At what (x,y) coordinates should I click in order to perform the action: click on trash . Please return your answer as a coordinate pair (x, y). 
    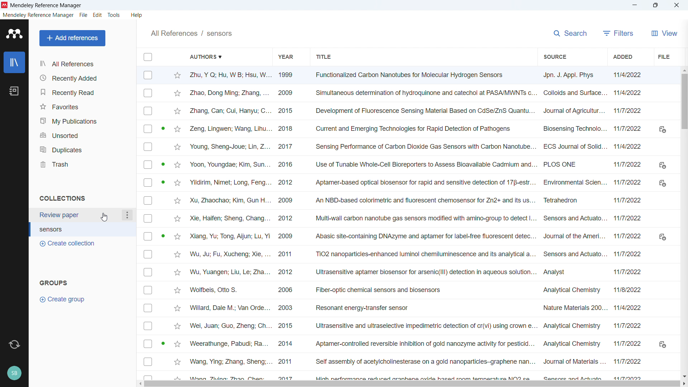
    Looking at the image, I should click on (83, 164).